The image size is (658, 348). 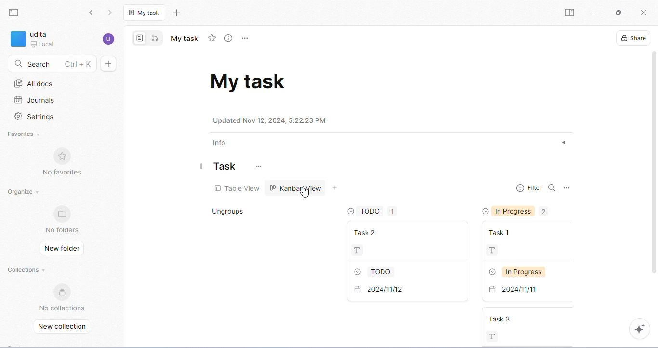 I want to click on close, so click(x=643, y=12).